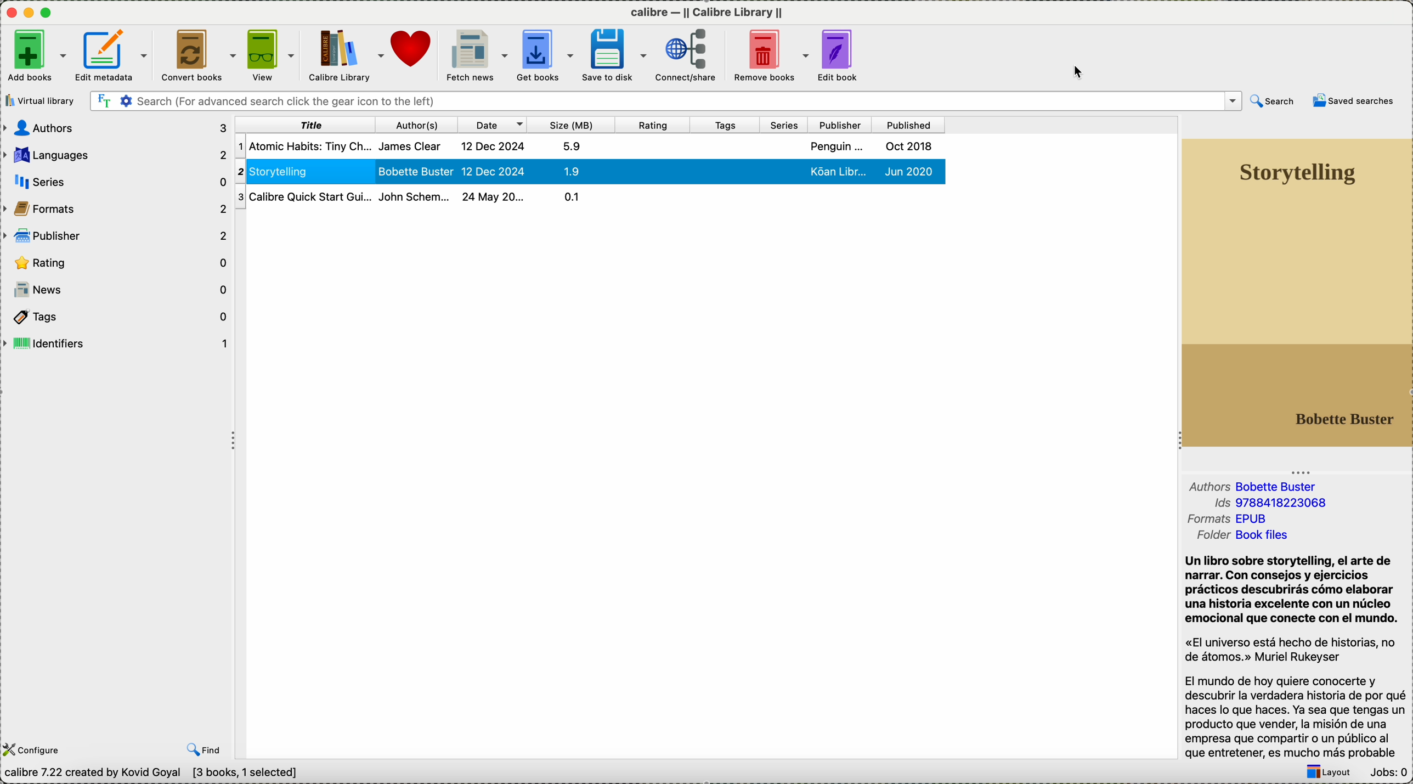  I want to click on search, so click(1273, 102).